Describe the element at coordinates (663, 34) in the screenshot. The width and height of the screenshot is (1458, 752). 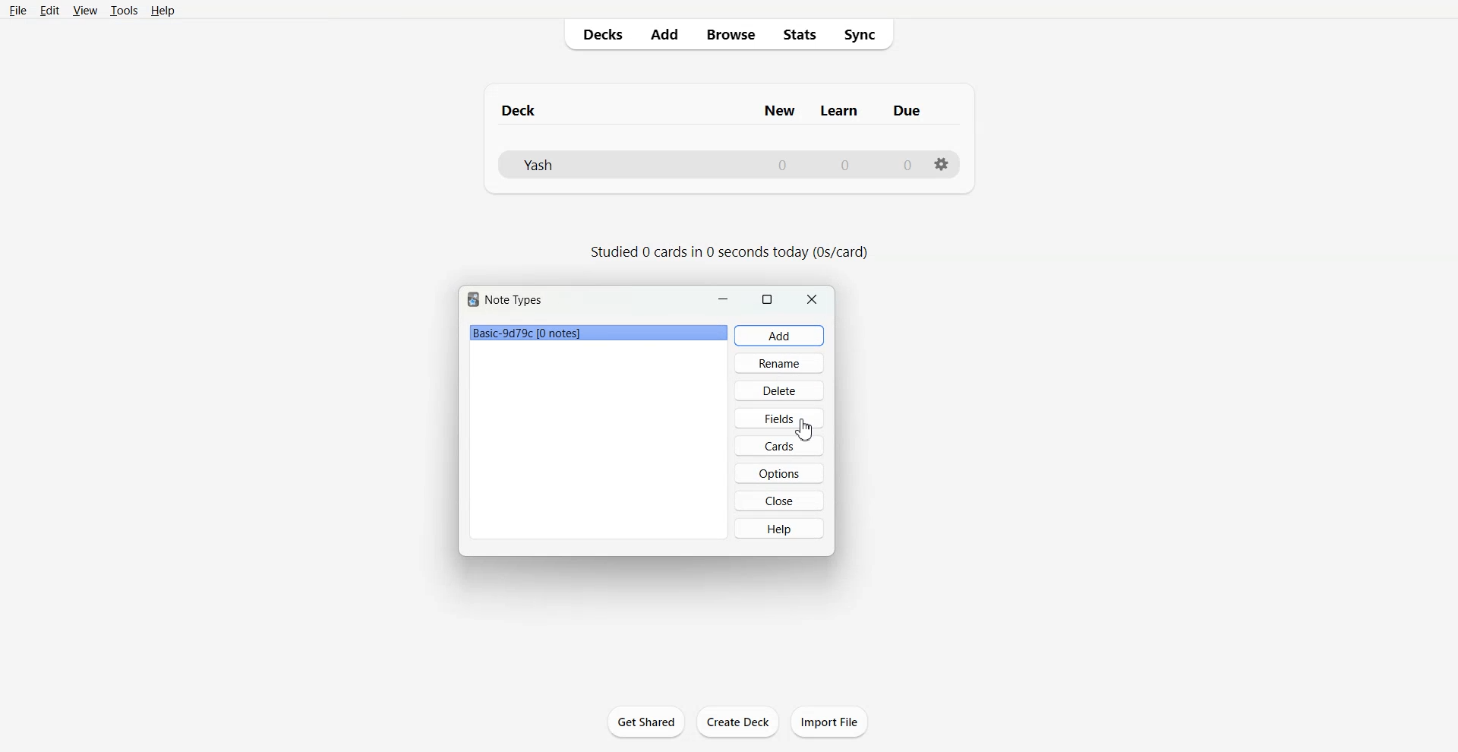
I see `Add` at that location.